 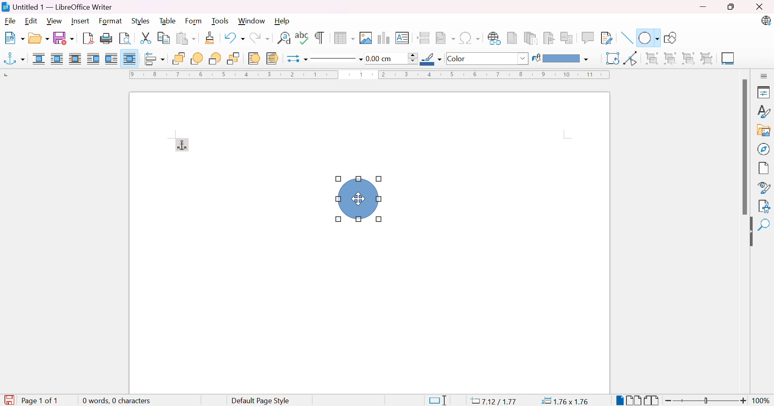 What do you see at coordinates (260, 401) in the screenshot?
I see `Default Page Style` at bounding box center [260, 401].